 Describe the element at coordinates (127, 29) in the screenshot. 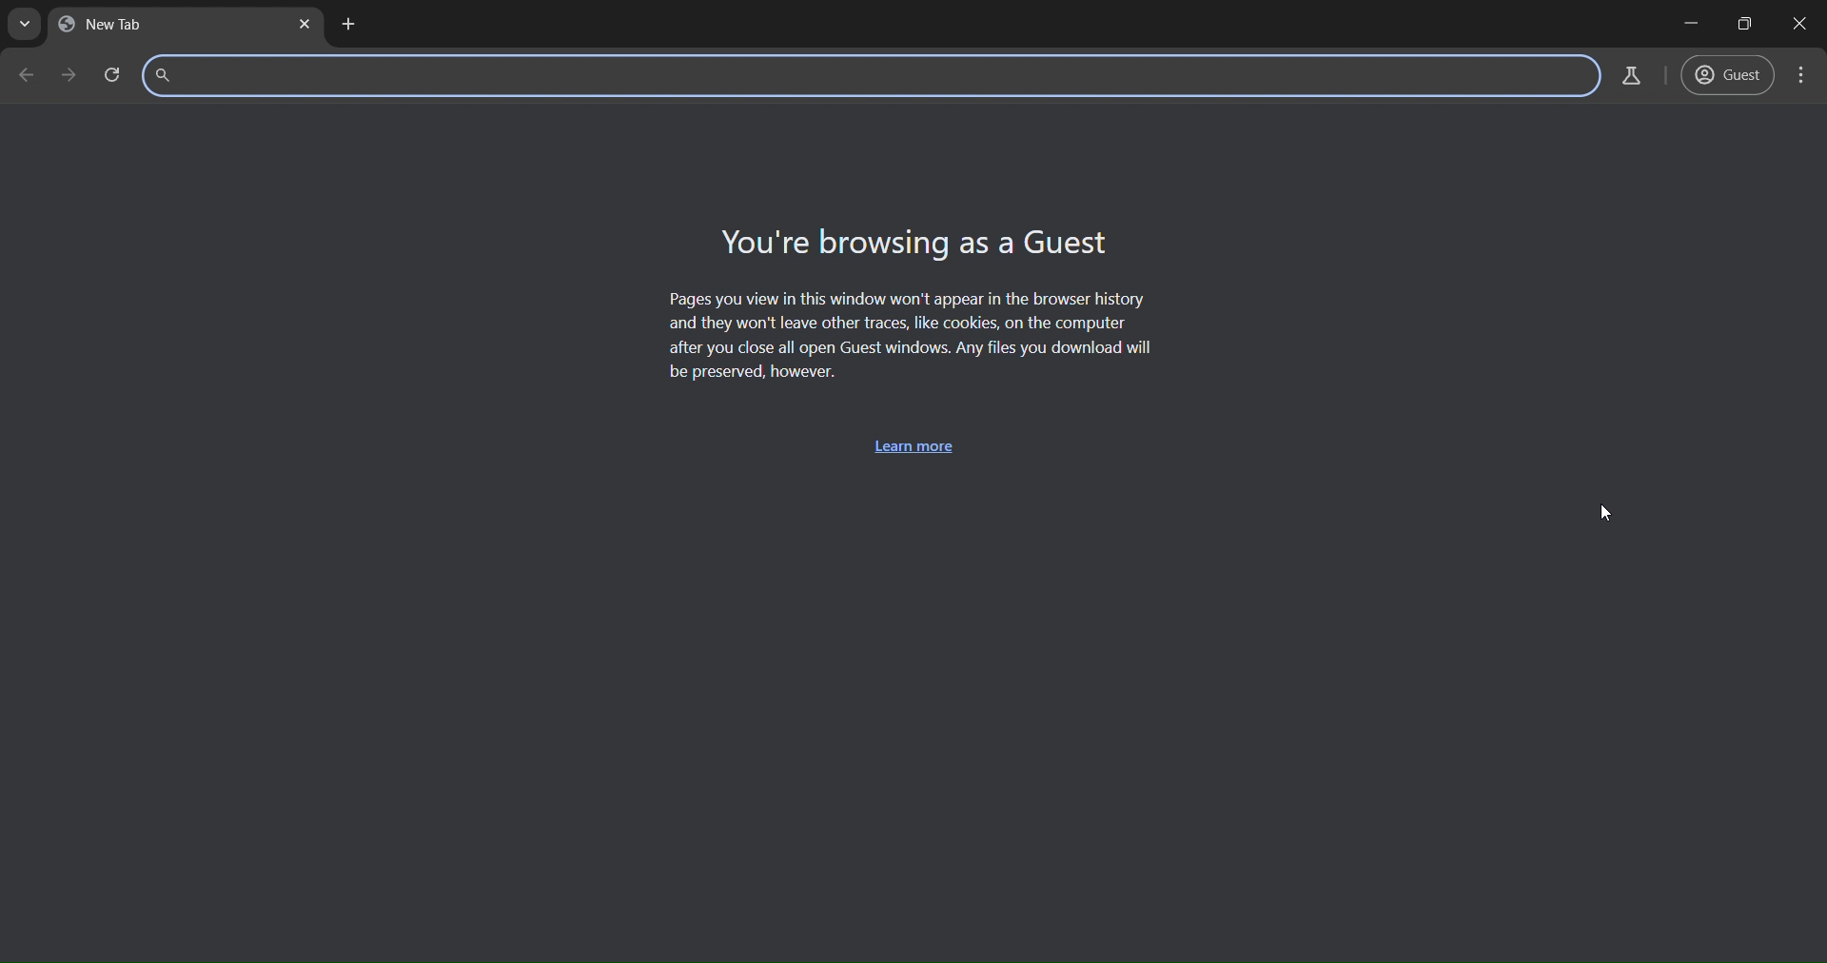

I see `current tab` at that location.